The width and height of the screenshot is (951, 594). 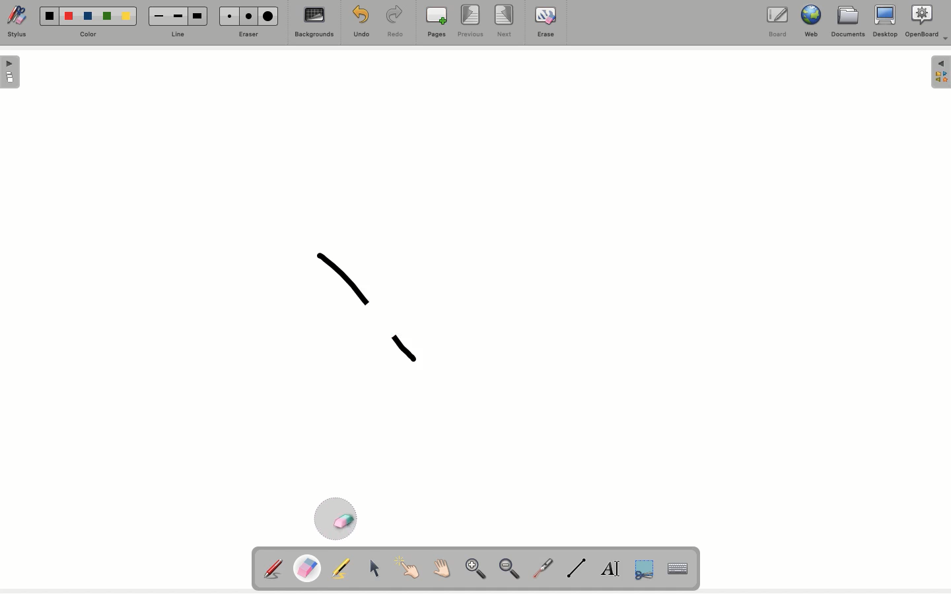 I want to click on Part of shape drawn erased, so click(x=380, y=319).